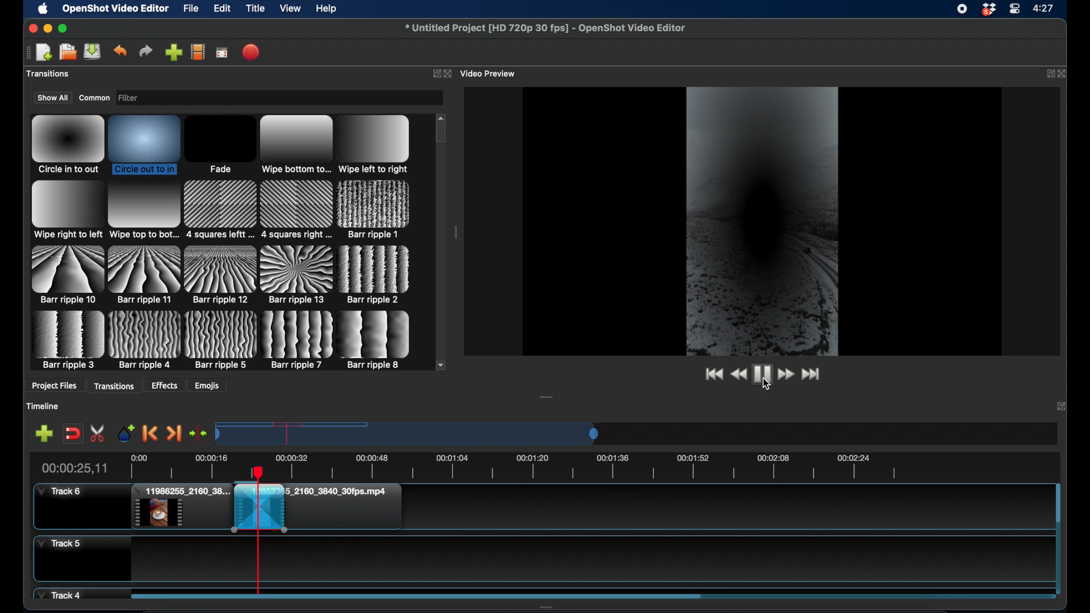 The width and height of the screenshot is (1090, 613). I want to click on current time indicator, so click(74, 468).